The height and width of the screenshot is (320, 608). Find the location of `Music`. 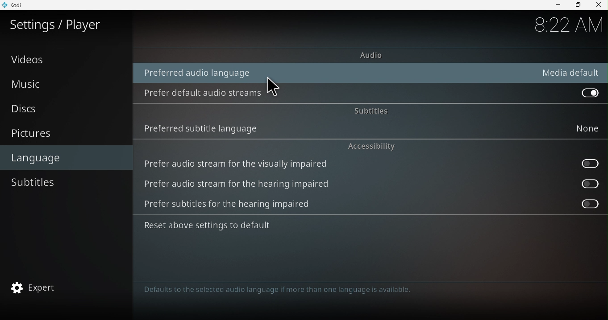

Music is located at coordinates (65, 84).